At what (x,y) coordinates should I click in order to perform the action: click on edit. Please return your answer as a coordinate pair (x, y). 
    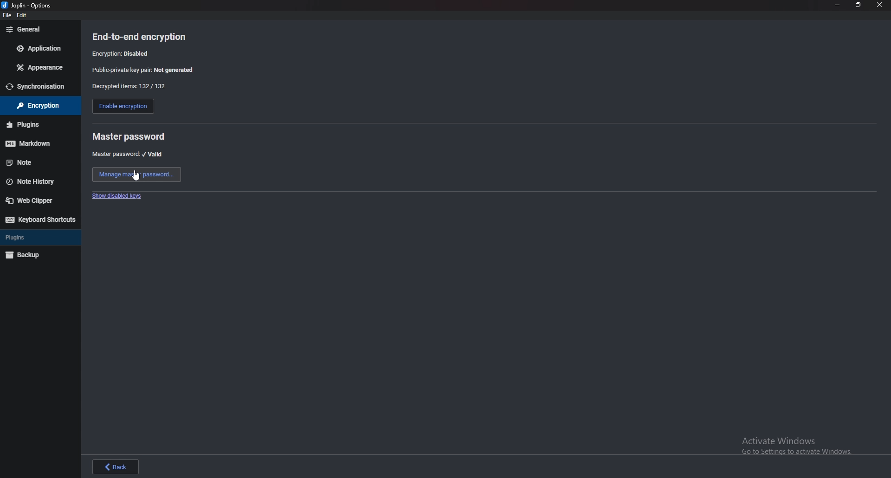
    Looking at the image, I should click on (24, 15).